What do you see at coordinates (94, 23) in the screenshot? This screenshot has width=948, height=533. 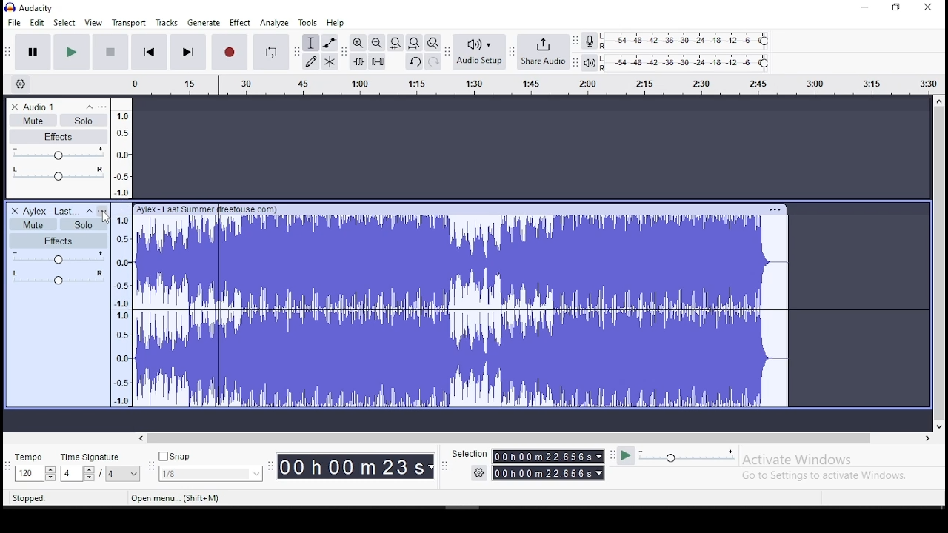 I see `view` at bounding box center [94, 23].